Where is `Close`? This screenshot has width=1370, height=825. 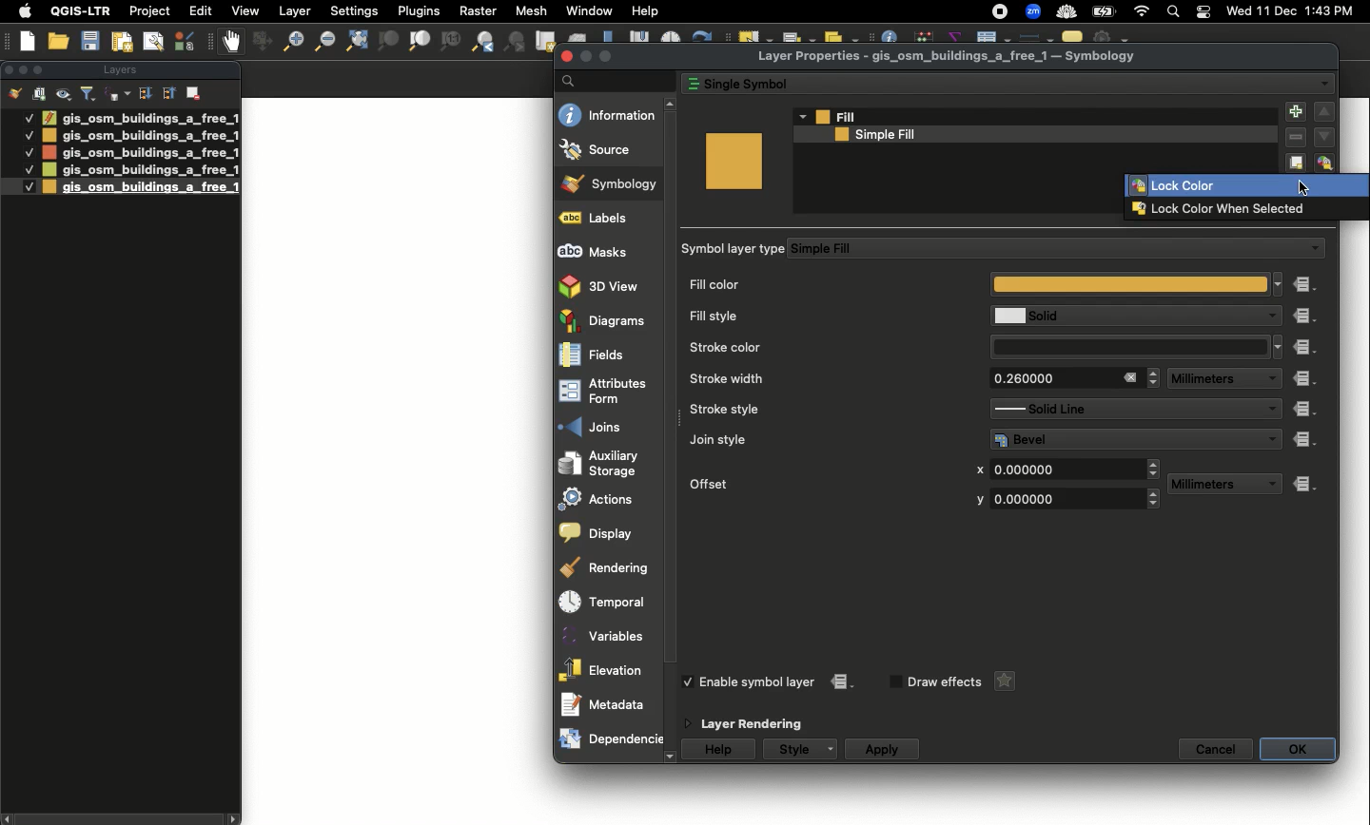 Close is located at coordinates (1129, 377).